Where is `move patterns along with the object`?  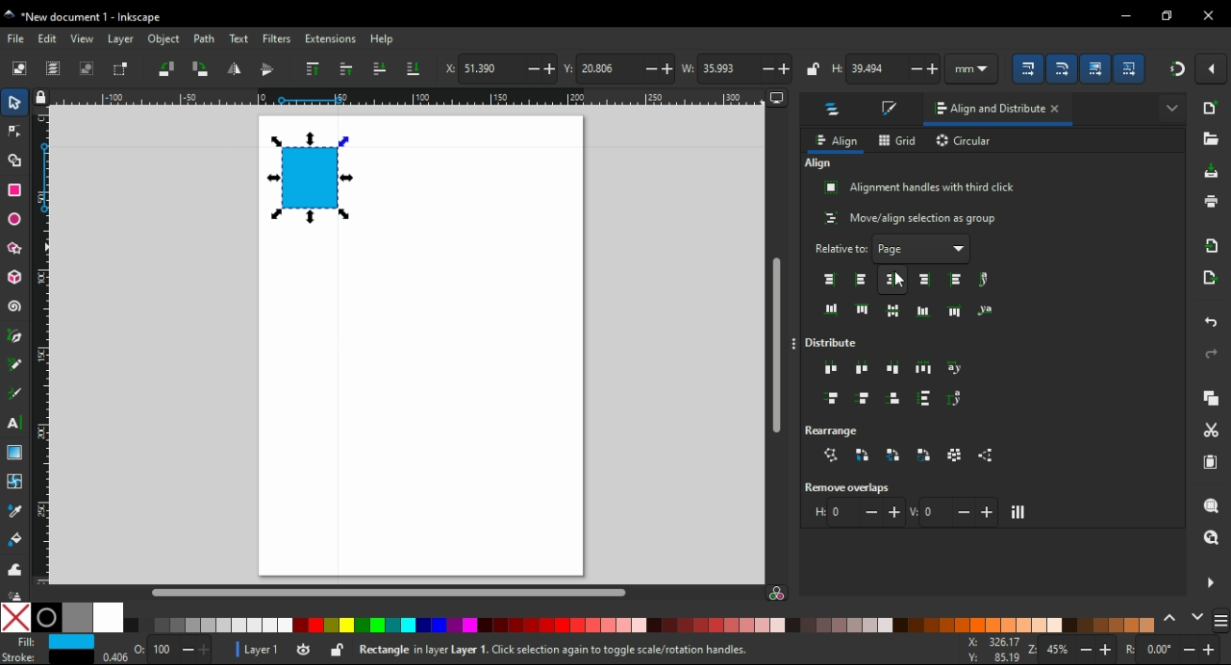
move patterns along with the object is located at coordinates (1131, 67).